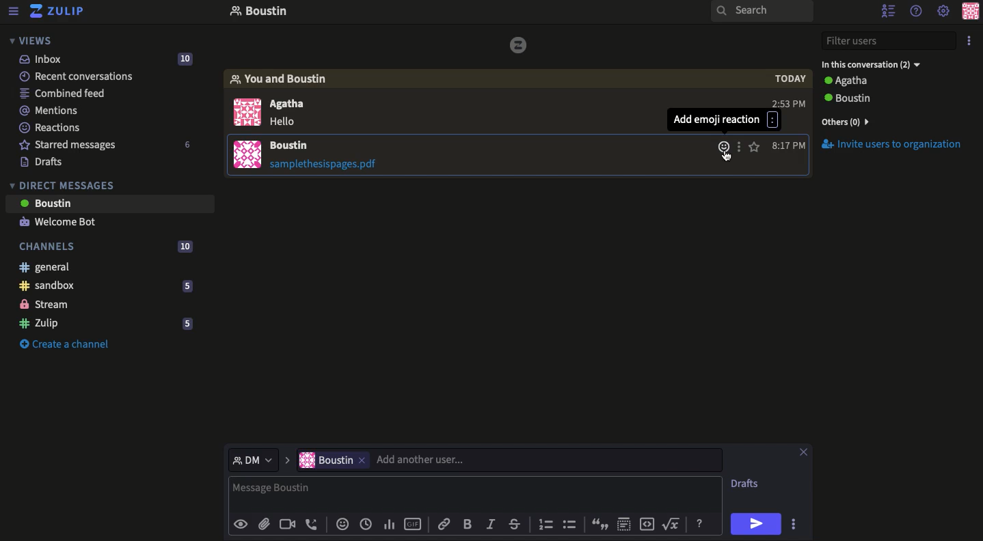  I want to click on Time, so click(789, 145).